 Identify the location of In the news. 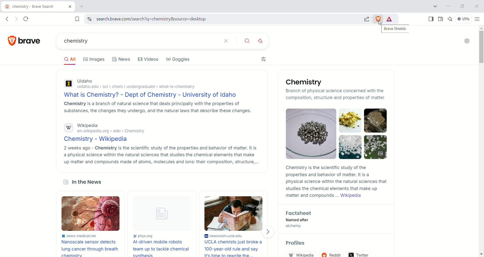
(85, 182).